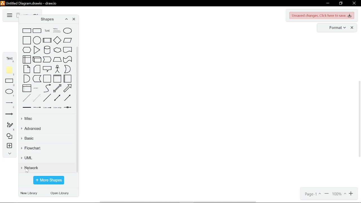 The width and height of the screenshot is (361, 203). What do you see at coordinates (18, 16) in the screenshot?
I see `delete` at bounding box center [18, 16].